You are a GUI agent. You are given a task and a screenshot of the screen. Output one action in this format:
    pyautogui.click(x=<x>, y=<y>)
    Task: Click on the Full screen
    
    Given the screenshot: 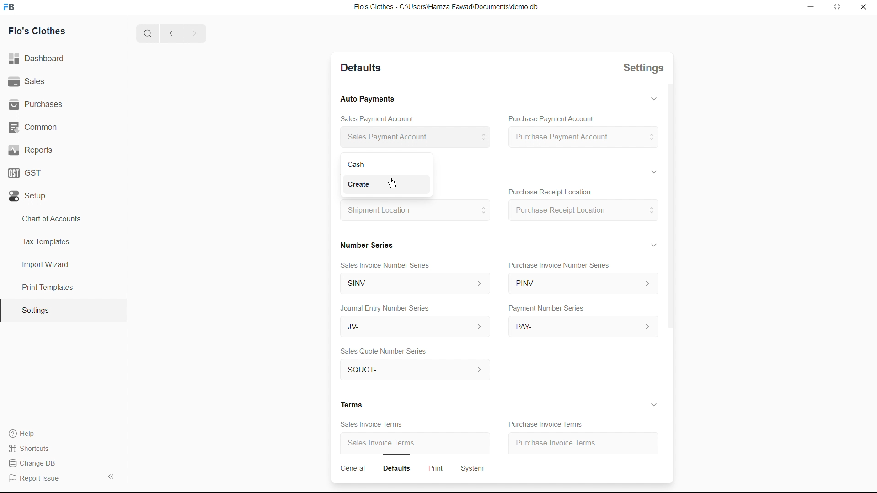 What is the action you would take?
    pyautogui.click(x=838, y=8)
    